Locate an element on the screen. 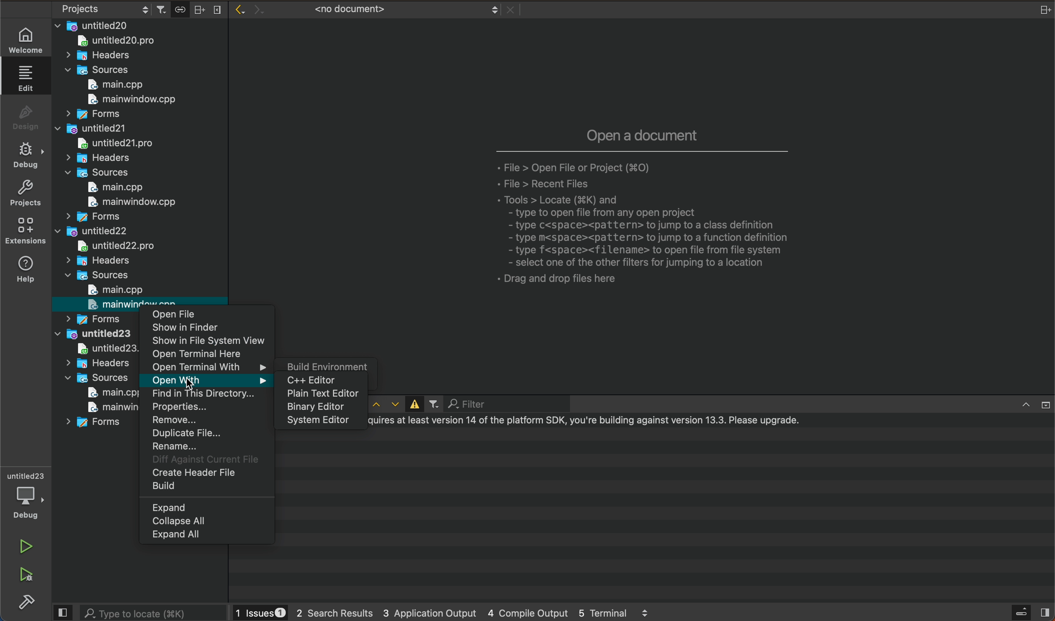  open  is located at coordinates (210, 315).